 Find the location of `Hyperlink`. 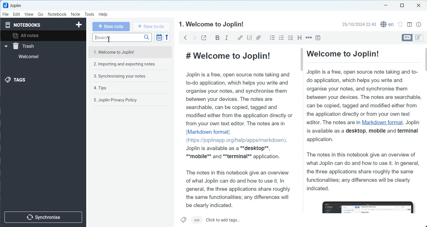

Hyperlink is located at coordinates (240, 38).